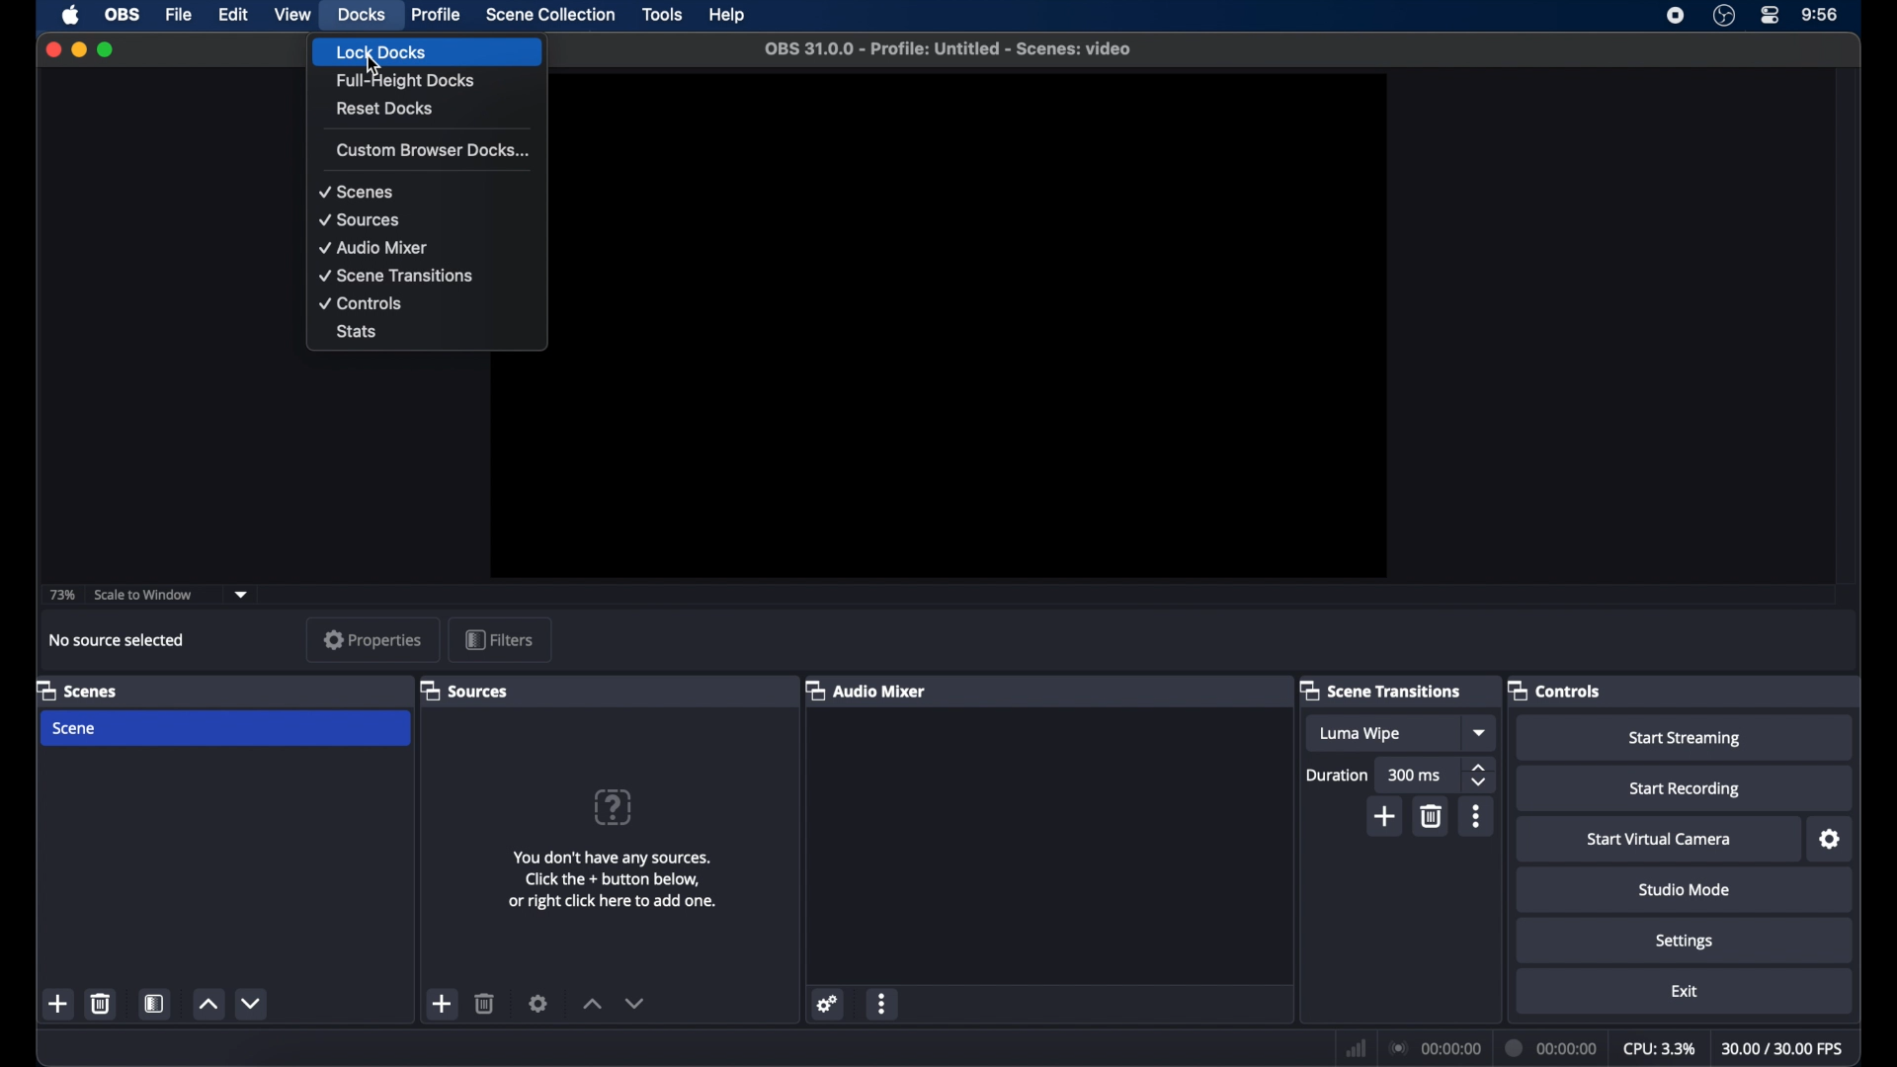 This screenshot has height=1067, width=1897. I want to click on delete, so click(484, 1003).